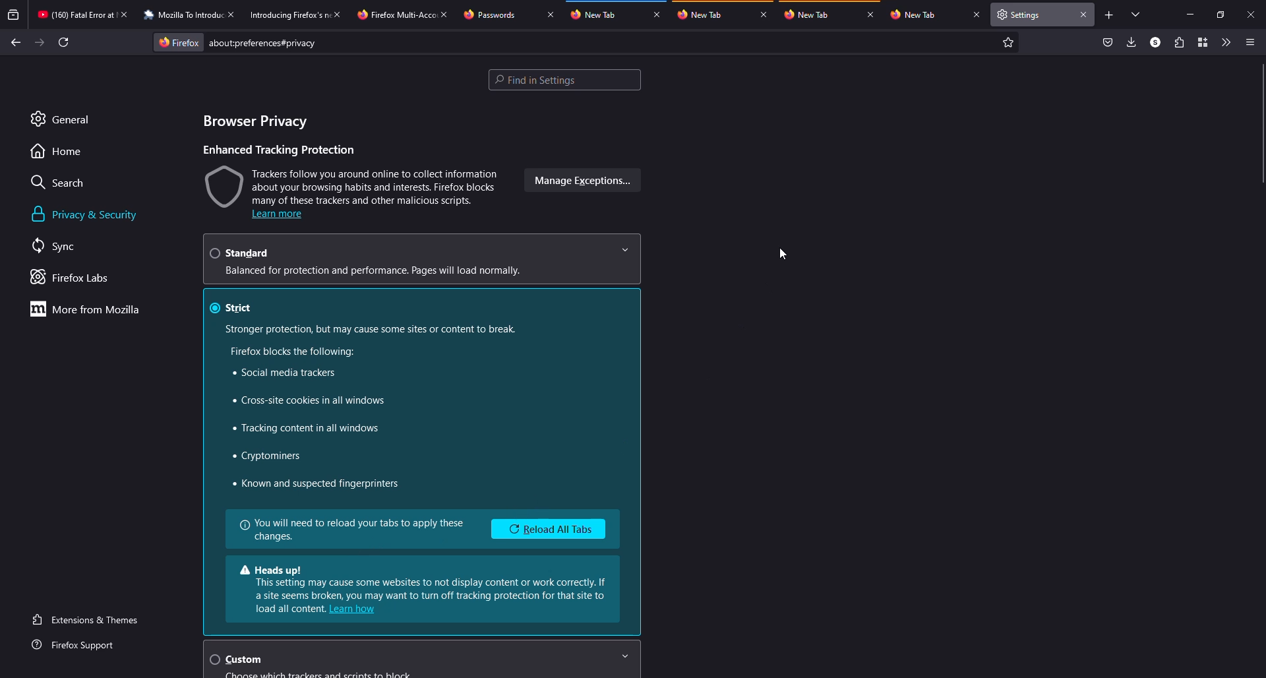 Image resolution: width=1266 pixels, height=678 pixels. Describe the element at coordinates (62, 119) in the screenshot. I see `general` at that location.